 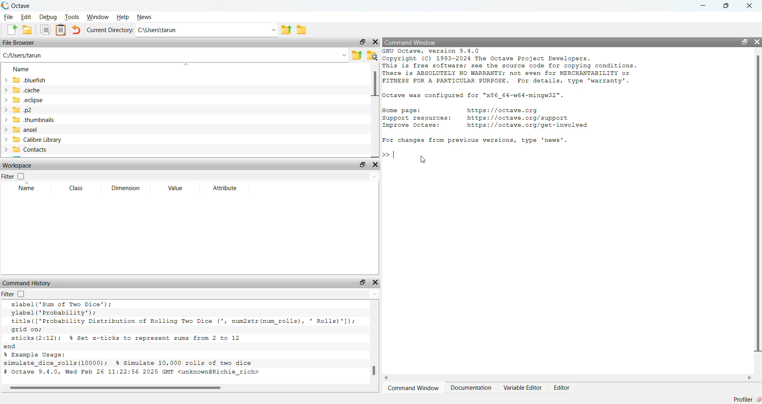 I want to click on C:\Users\tarun, so click(x=207, y=31).